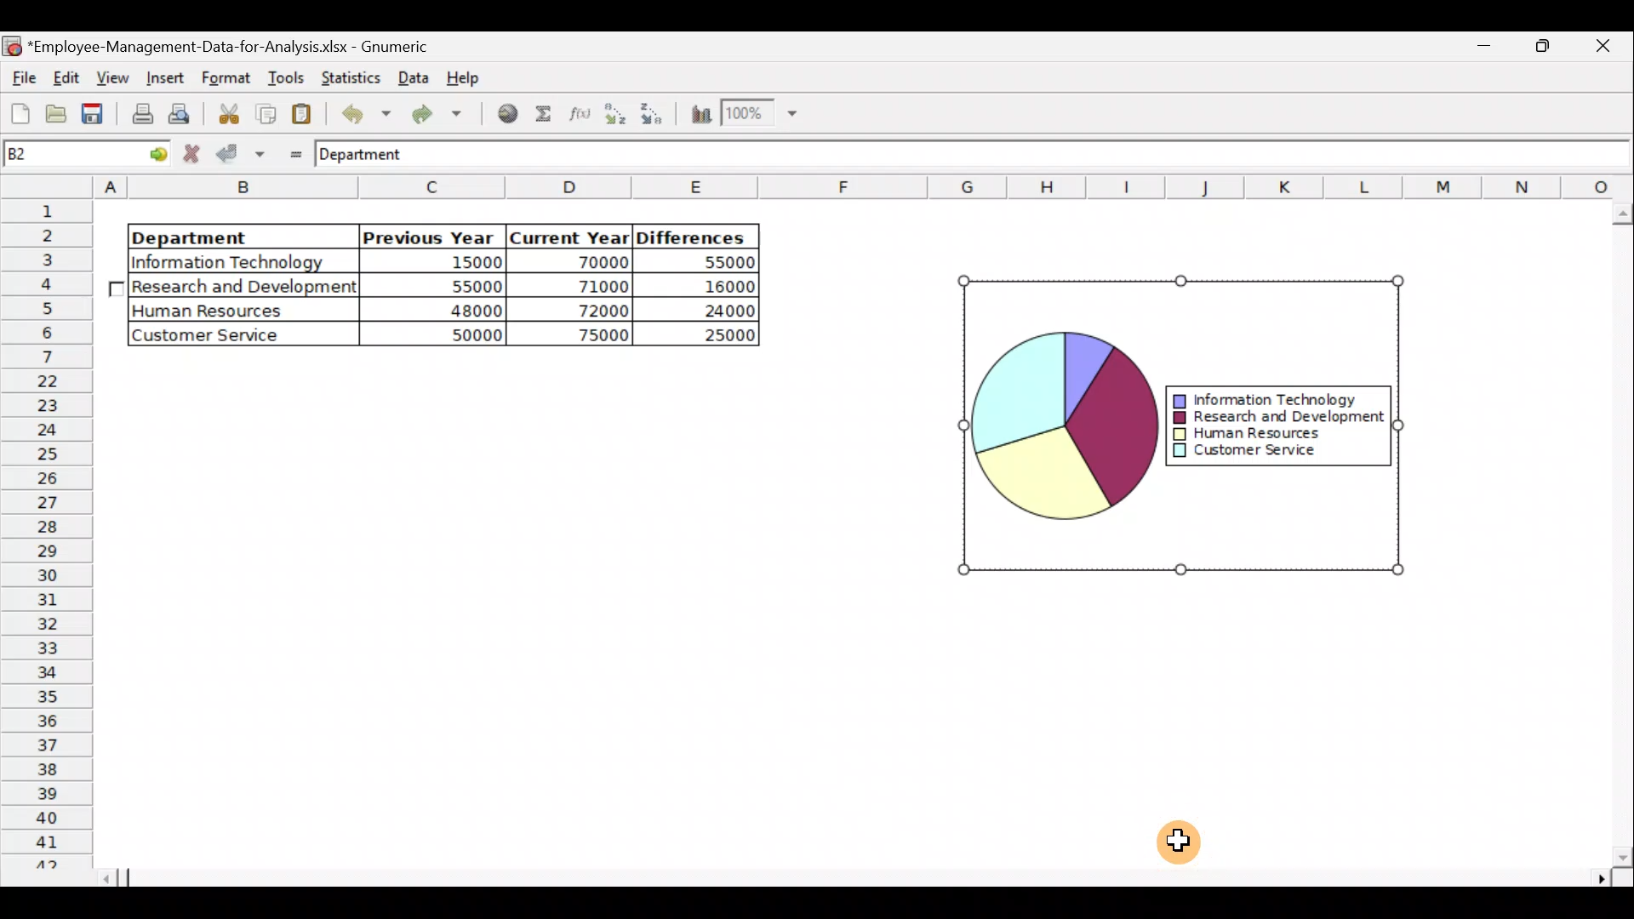 This screenshot has height=919, width=1634. I want to click on go to, so click(148, 156).